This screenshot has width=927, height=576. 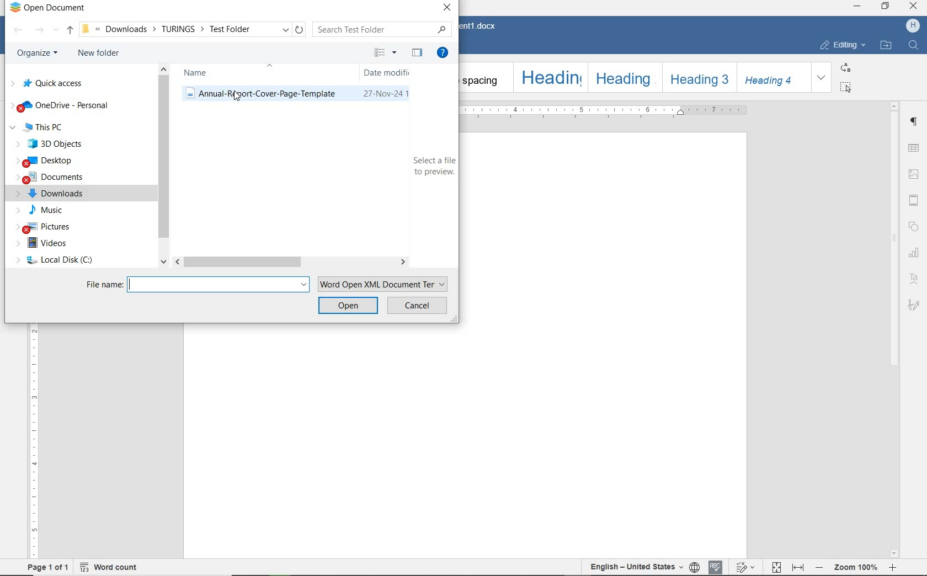 What do you see at coordinates (36, 54) in the screenshot?
I see `organize` at bounding box center [36, 54].